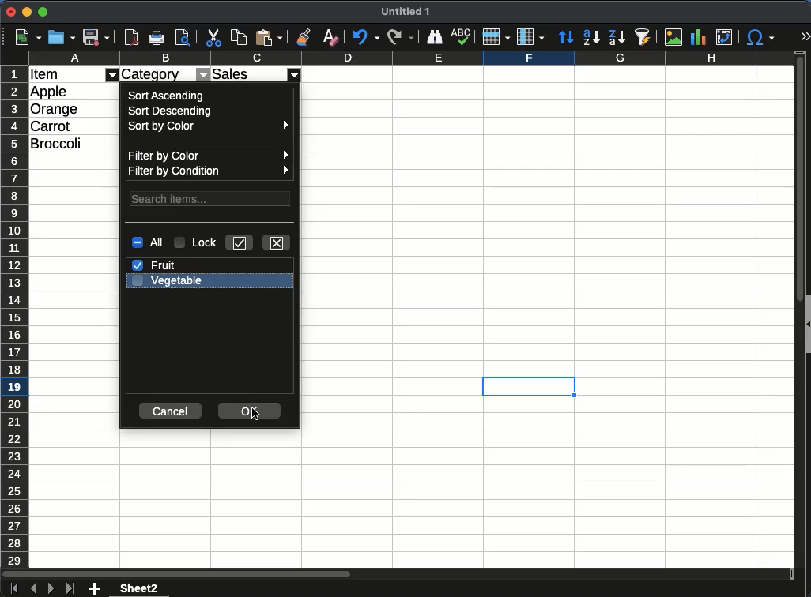 The image size is (811, 597). Describe the element at coordinates (806, 323) in the screenshot. I see `collapse` at that location.